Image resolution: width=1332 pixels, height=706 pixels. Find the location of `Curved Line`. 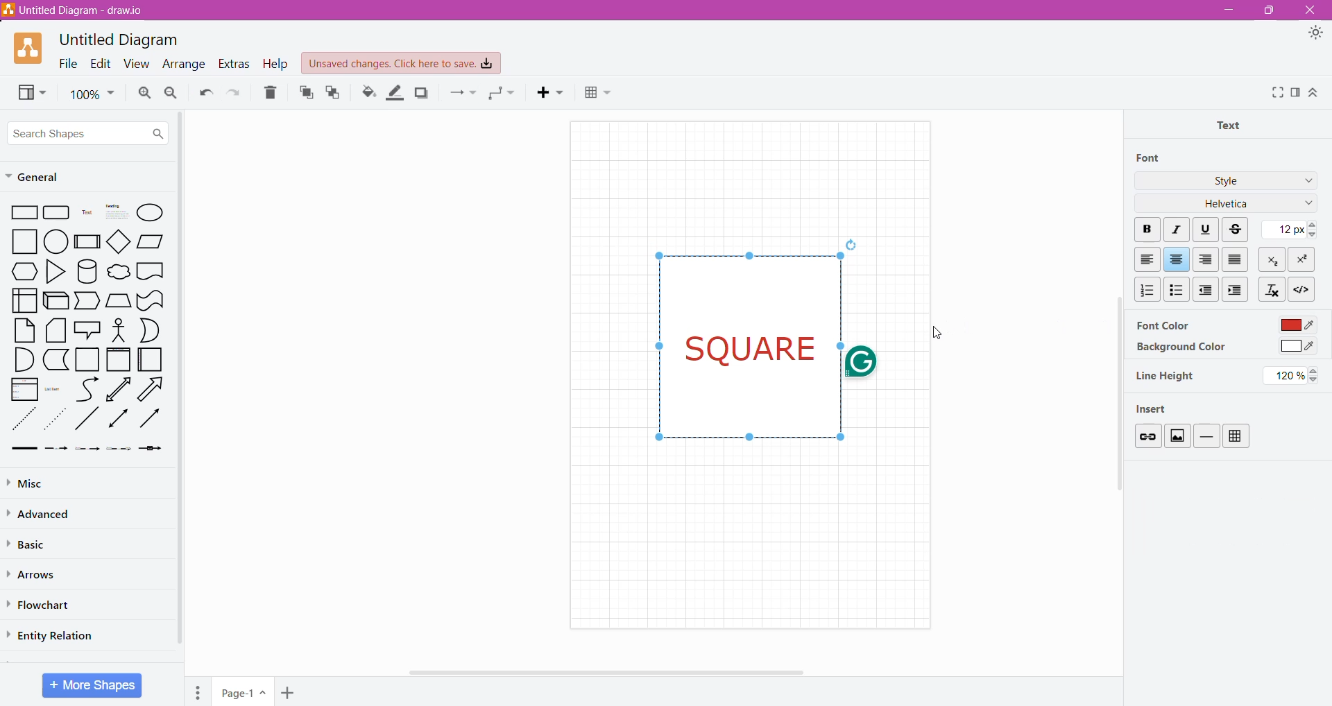

Curved Line is located at coordinates (87, 390).